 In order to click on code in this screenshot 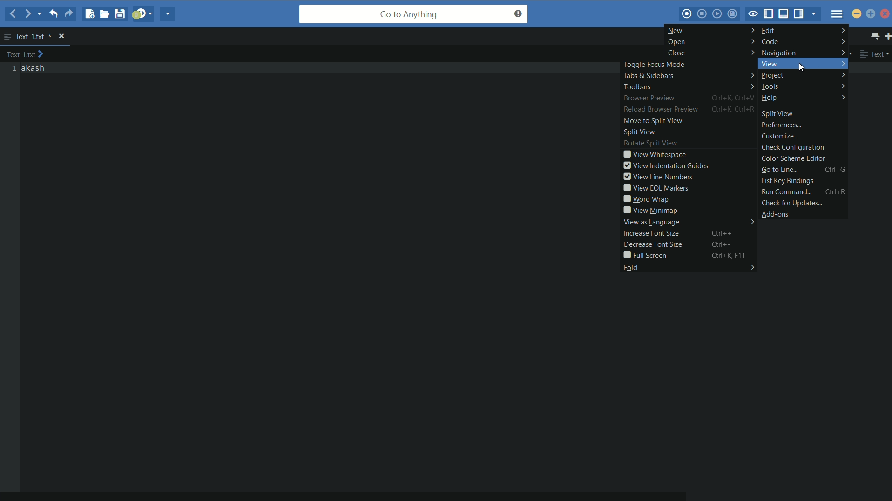, I will do `click(804, 41)`.